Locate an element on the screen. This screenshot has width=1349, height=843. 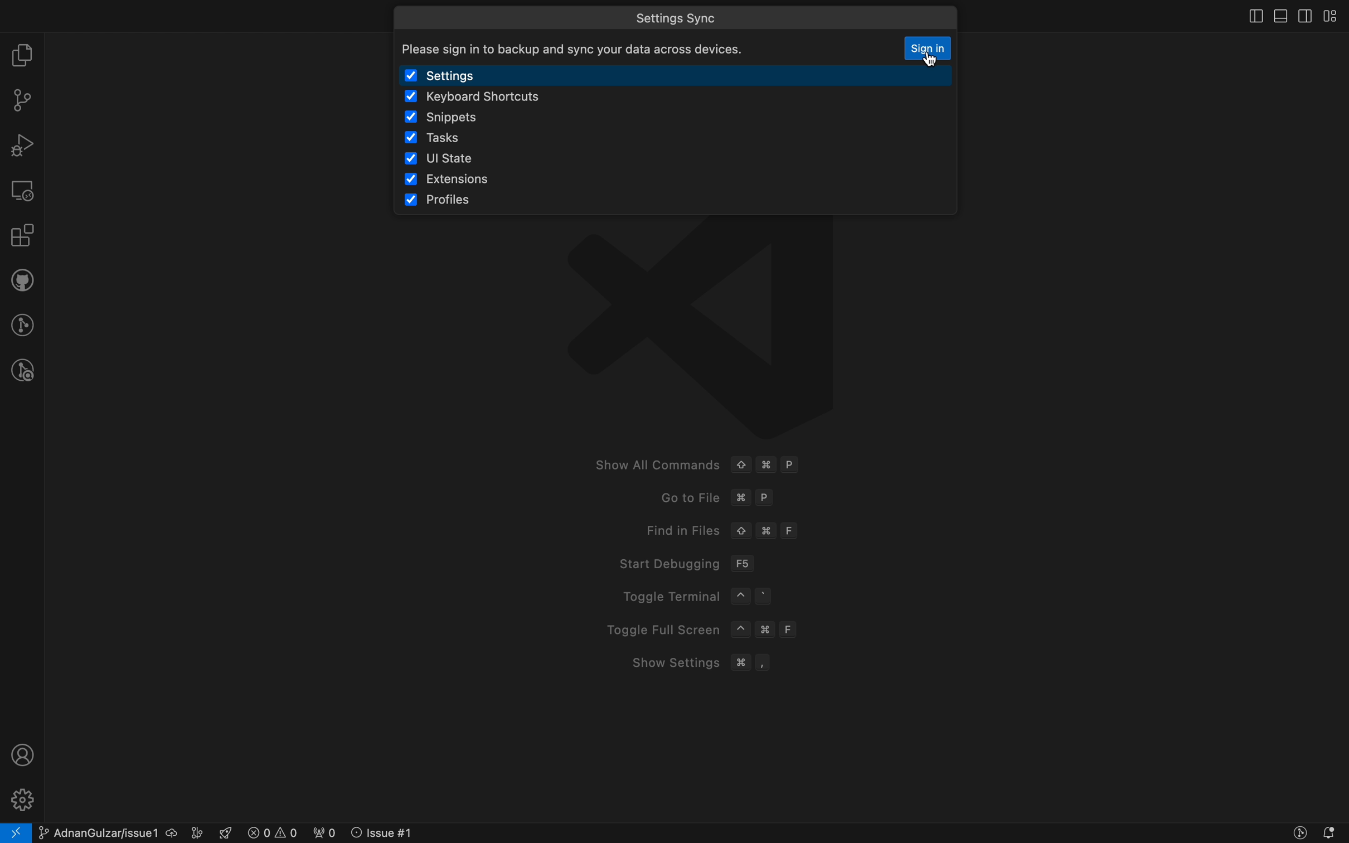
remote is located at coordinates (23, 190).